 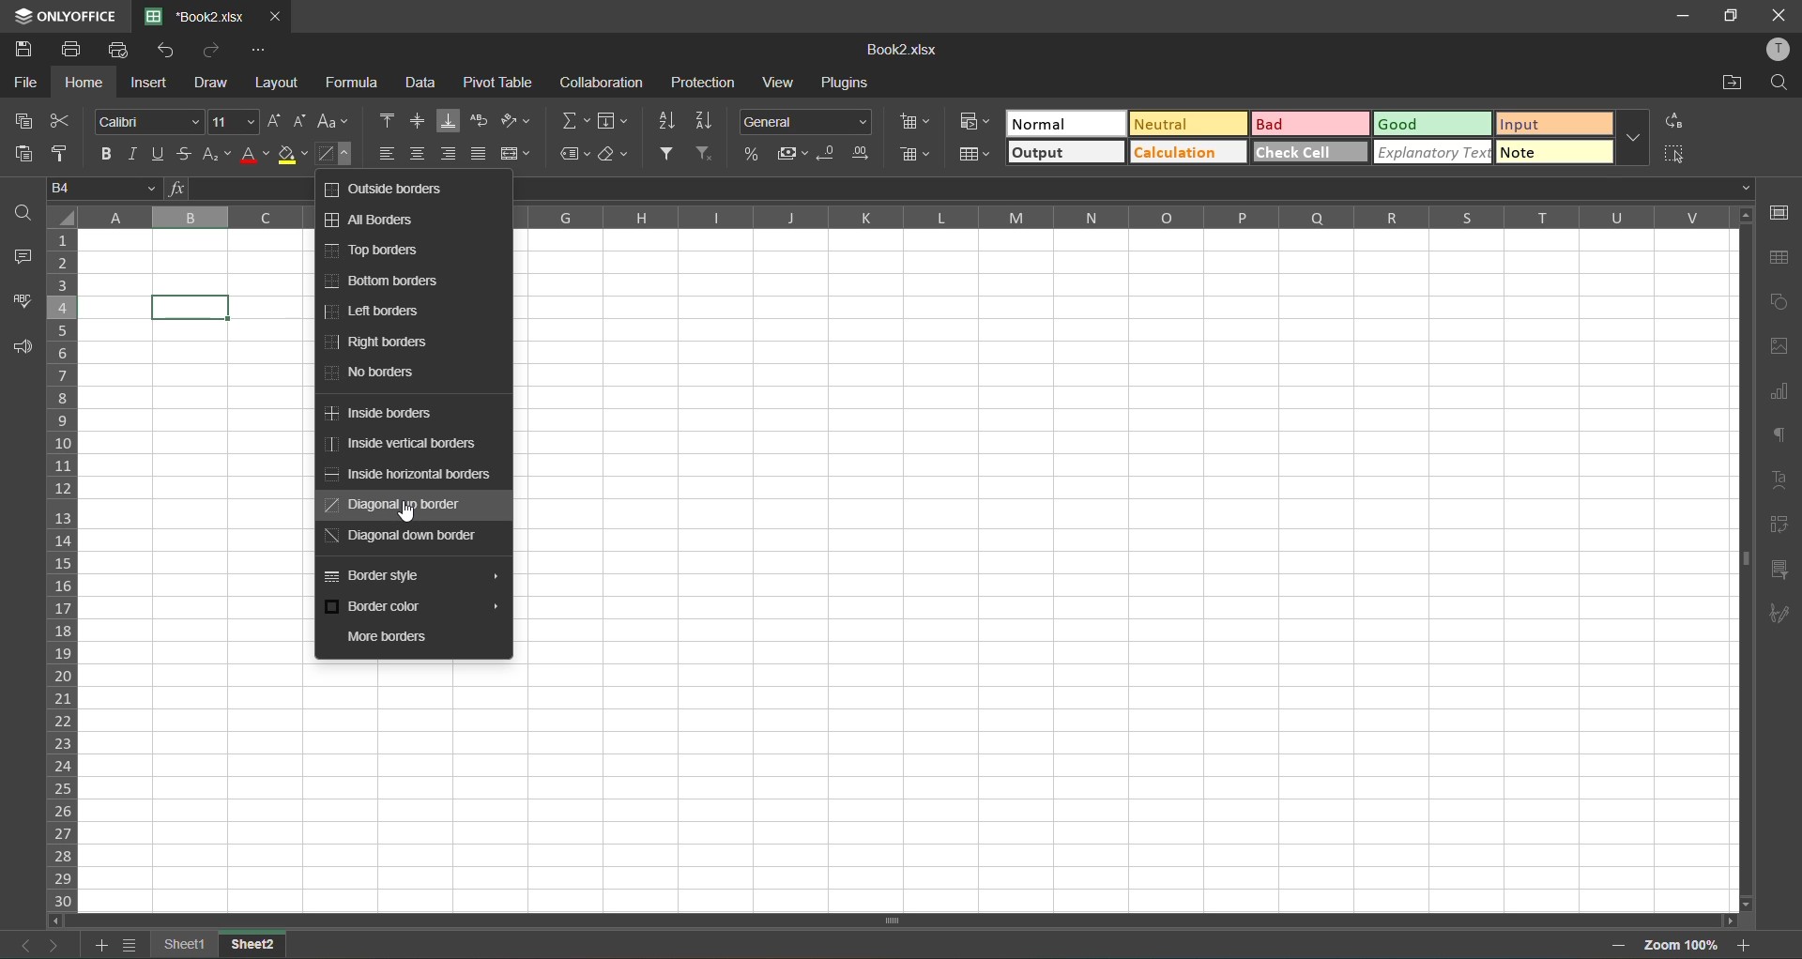 What do you see at coordinates (106, 947) in the screenshot?
I see `add sheet` at bounding box center [106, 947].